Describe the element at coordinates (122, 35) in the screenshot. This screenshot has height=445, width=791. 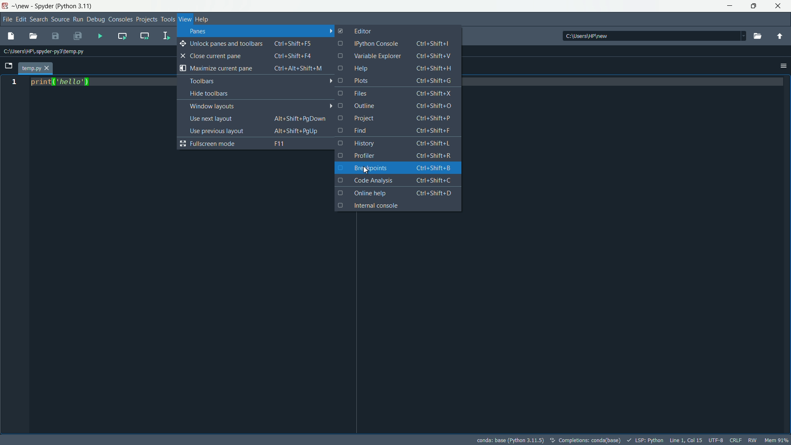
I see `run current cell` at that location.